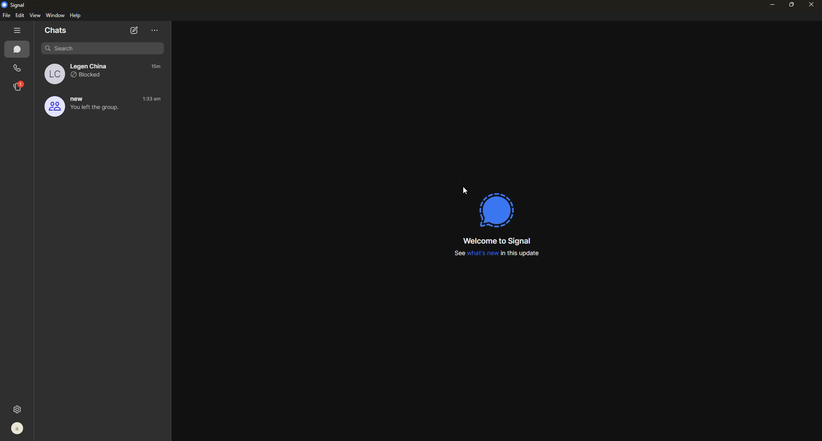 Image resolution: width=822 pixels, height=441 pixels. I want to click on chats, so click(19, 50).